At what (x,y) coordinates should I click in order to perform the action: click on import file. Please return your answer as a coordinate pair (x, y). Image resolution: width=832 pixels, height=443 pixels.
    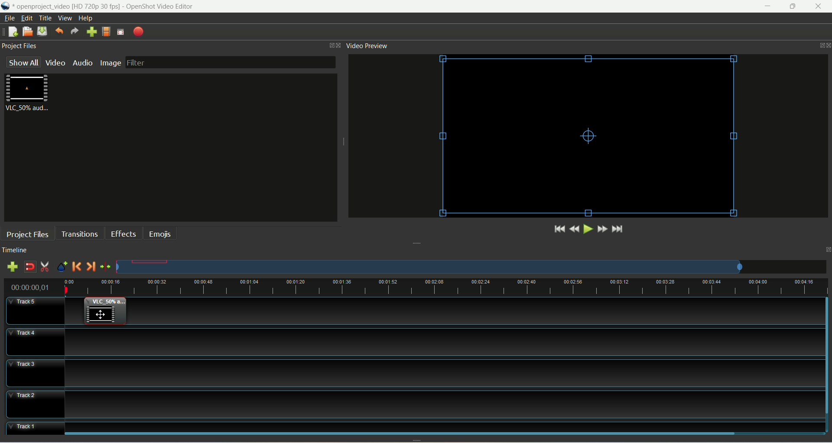
    Looking at the image, I should click on (92, 32).